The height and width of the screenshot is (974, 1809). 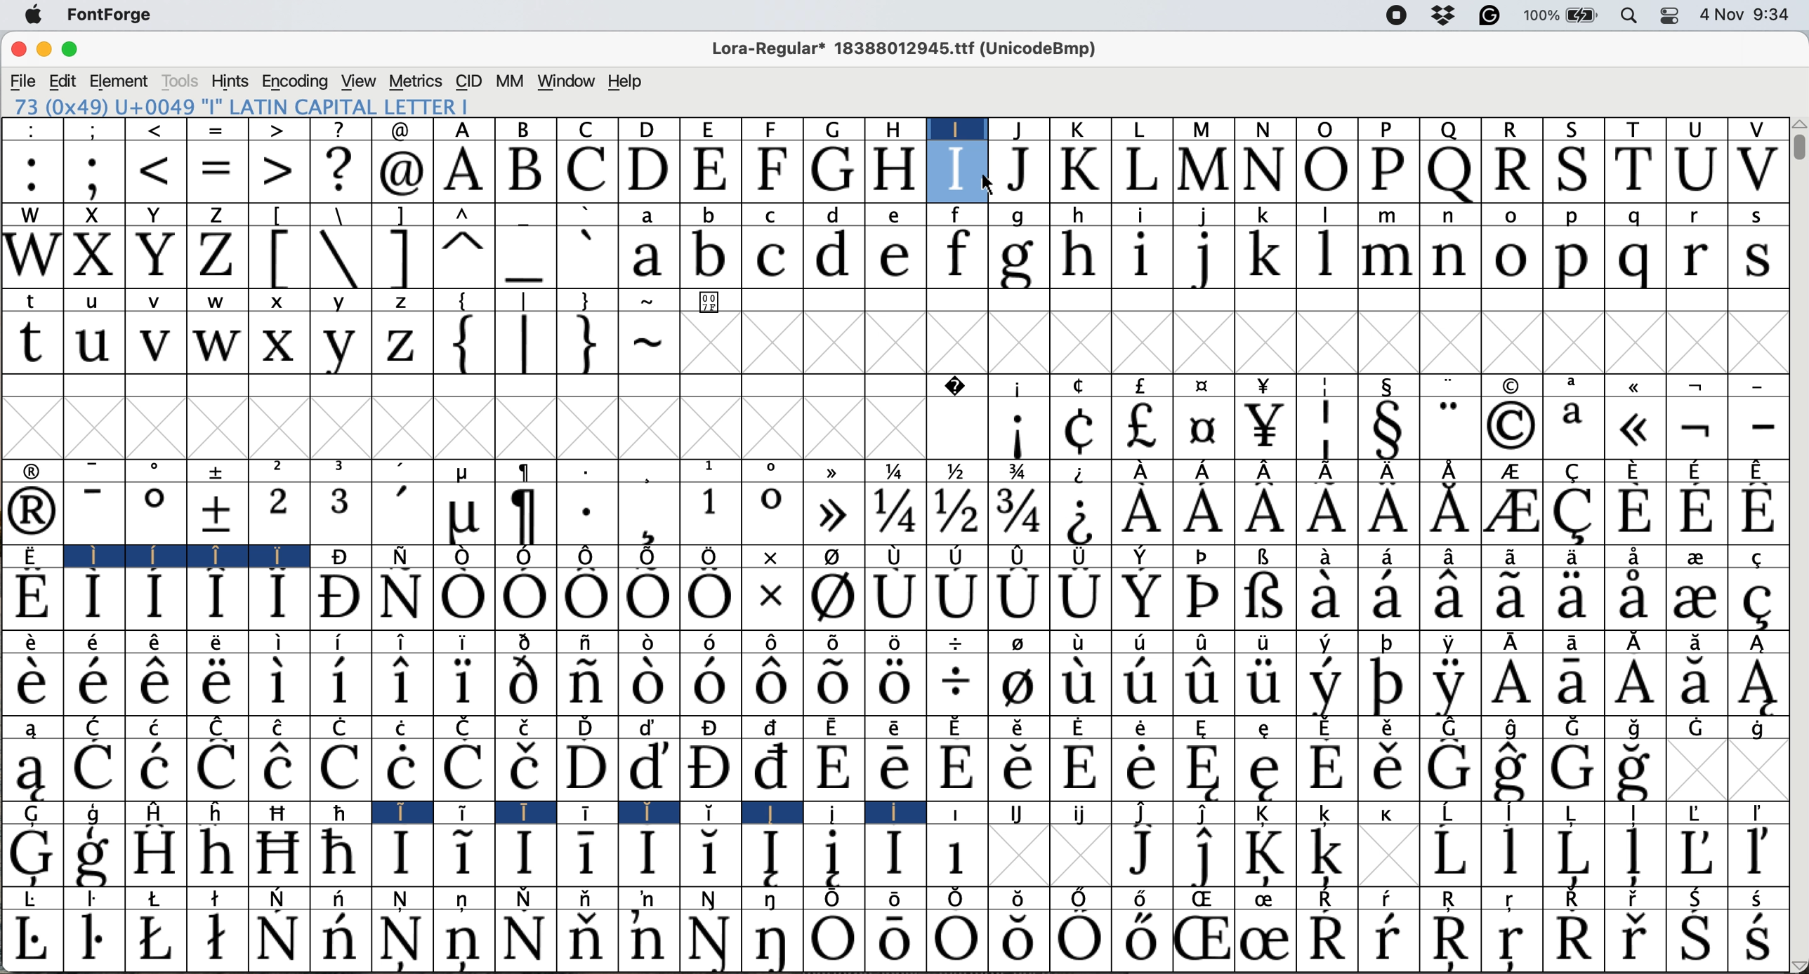 I want to click on ?, so click(x=340, y=171).